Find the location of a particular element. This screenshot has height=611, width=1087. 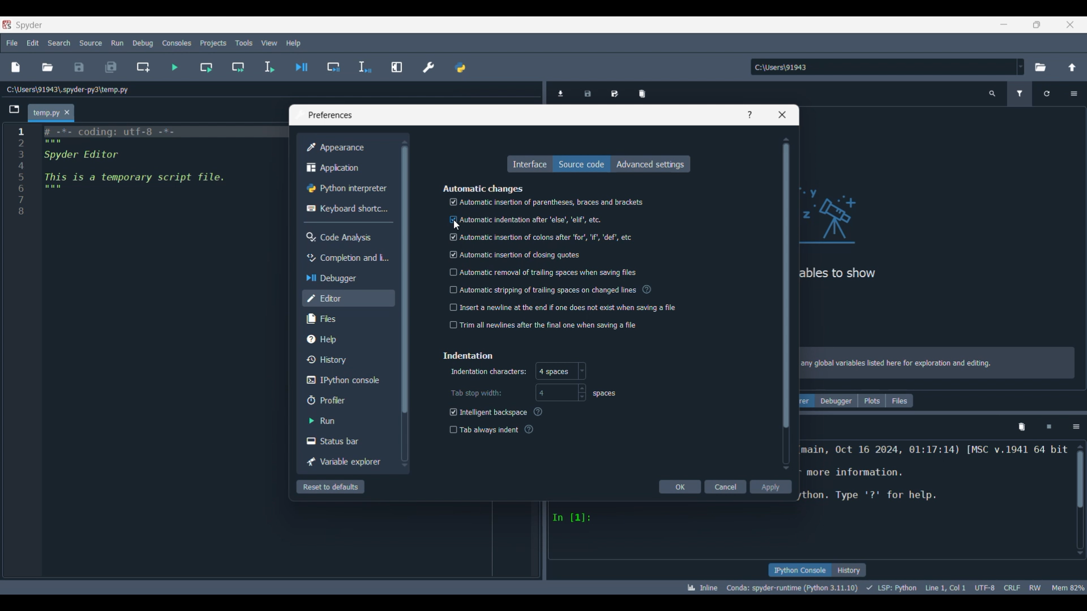

‘Automatic insertion of closing quotes is located at coordinates (515, 253).